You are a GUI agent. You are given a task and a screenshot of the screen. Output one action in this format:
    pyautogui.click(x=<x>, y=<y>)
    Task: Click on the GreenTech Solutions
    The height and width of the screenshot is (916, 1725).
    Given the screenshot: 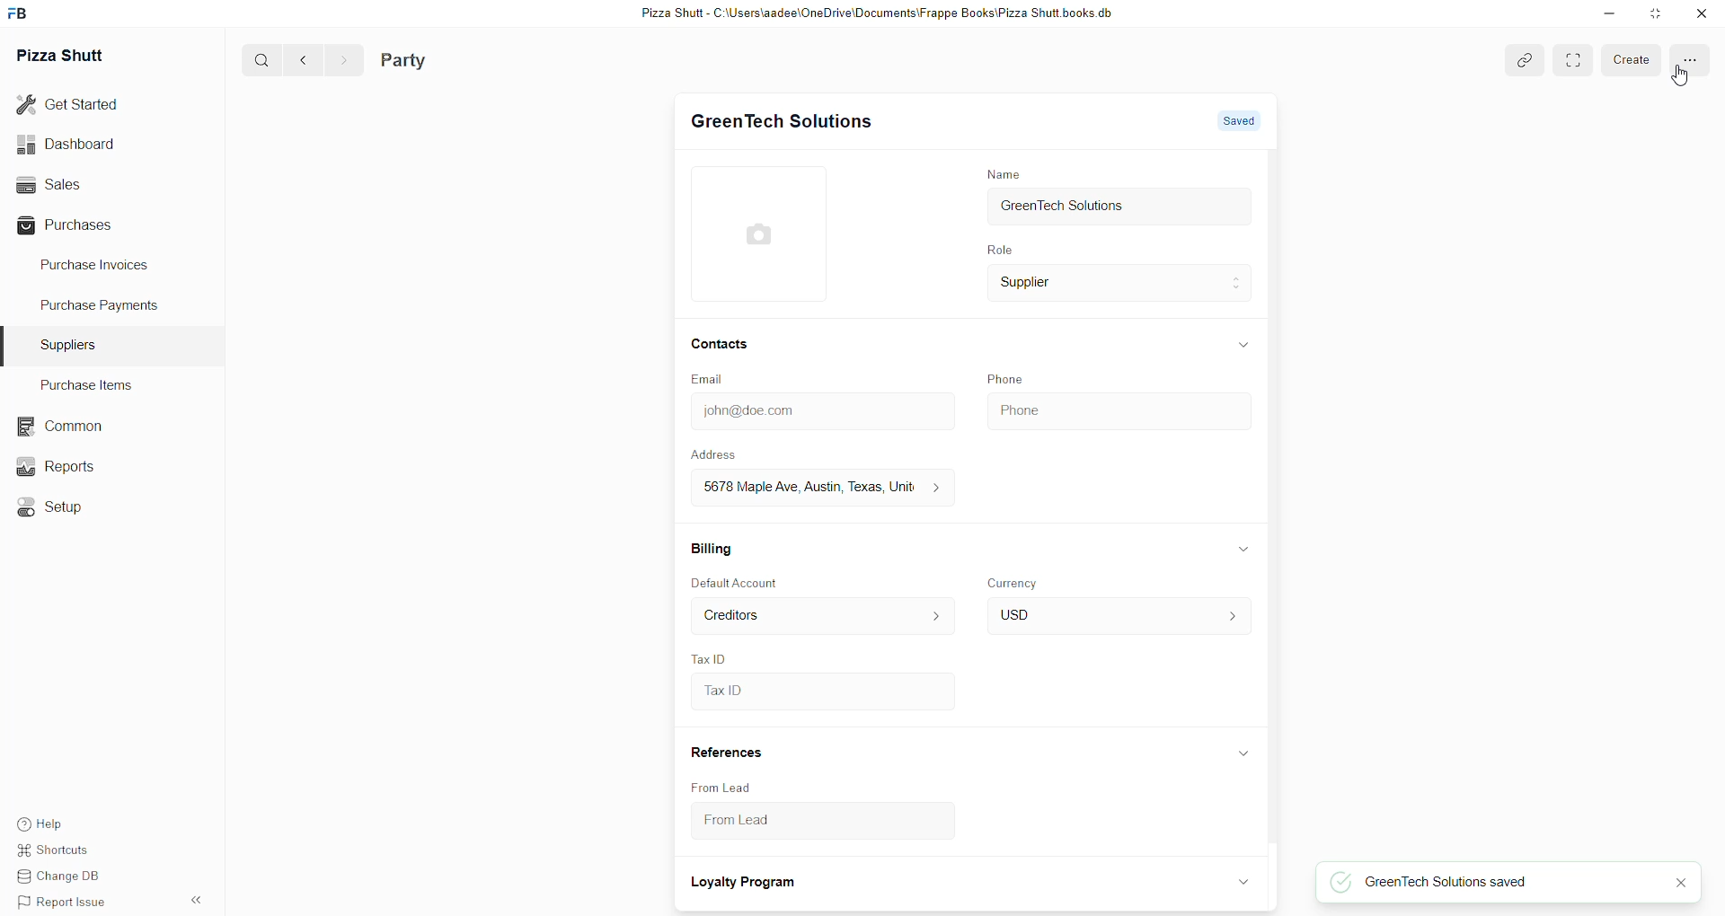 What is the action you would take?
    pyautogui.click(x=782, y=122)
    